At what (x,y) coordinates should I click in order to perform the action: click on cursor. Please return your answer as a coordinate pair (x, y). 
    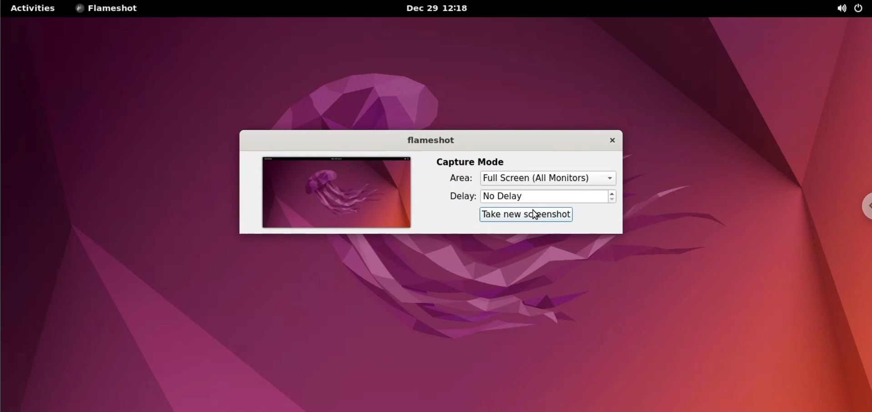
    Looking at the image, I should click on (537, 216).